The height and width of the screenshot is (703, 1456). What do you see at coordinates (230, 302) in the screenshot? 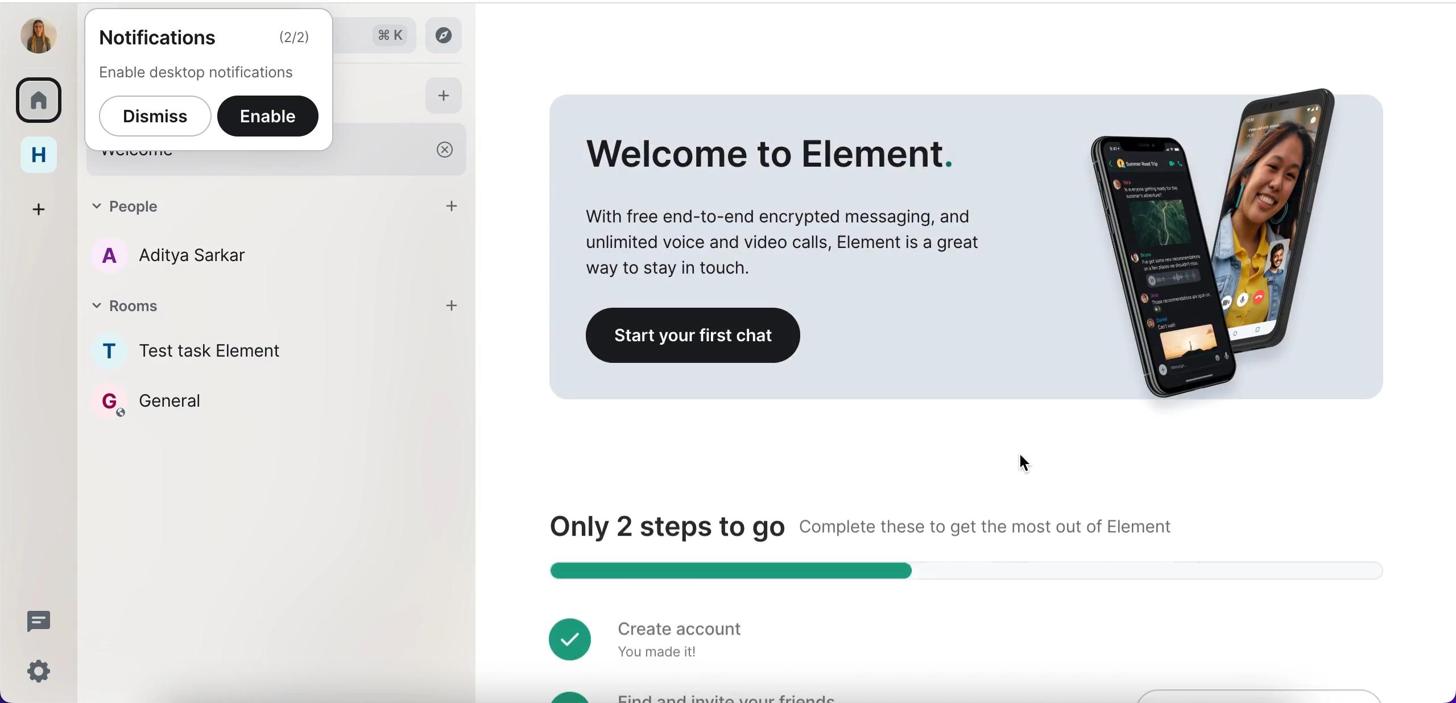
I see `rooms` at bounding box center [230, 302].